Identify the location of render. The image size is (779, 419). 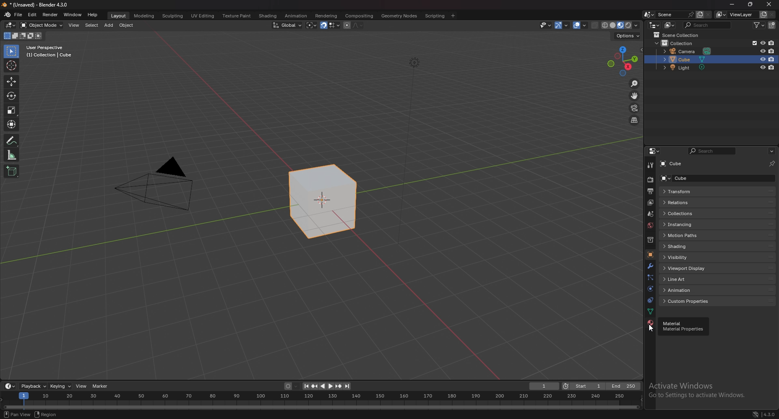
(651, 179).